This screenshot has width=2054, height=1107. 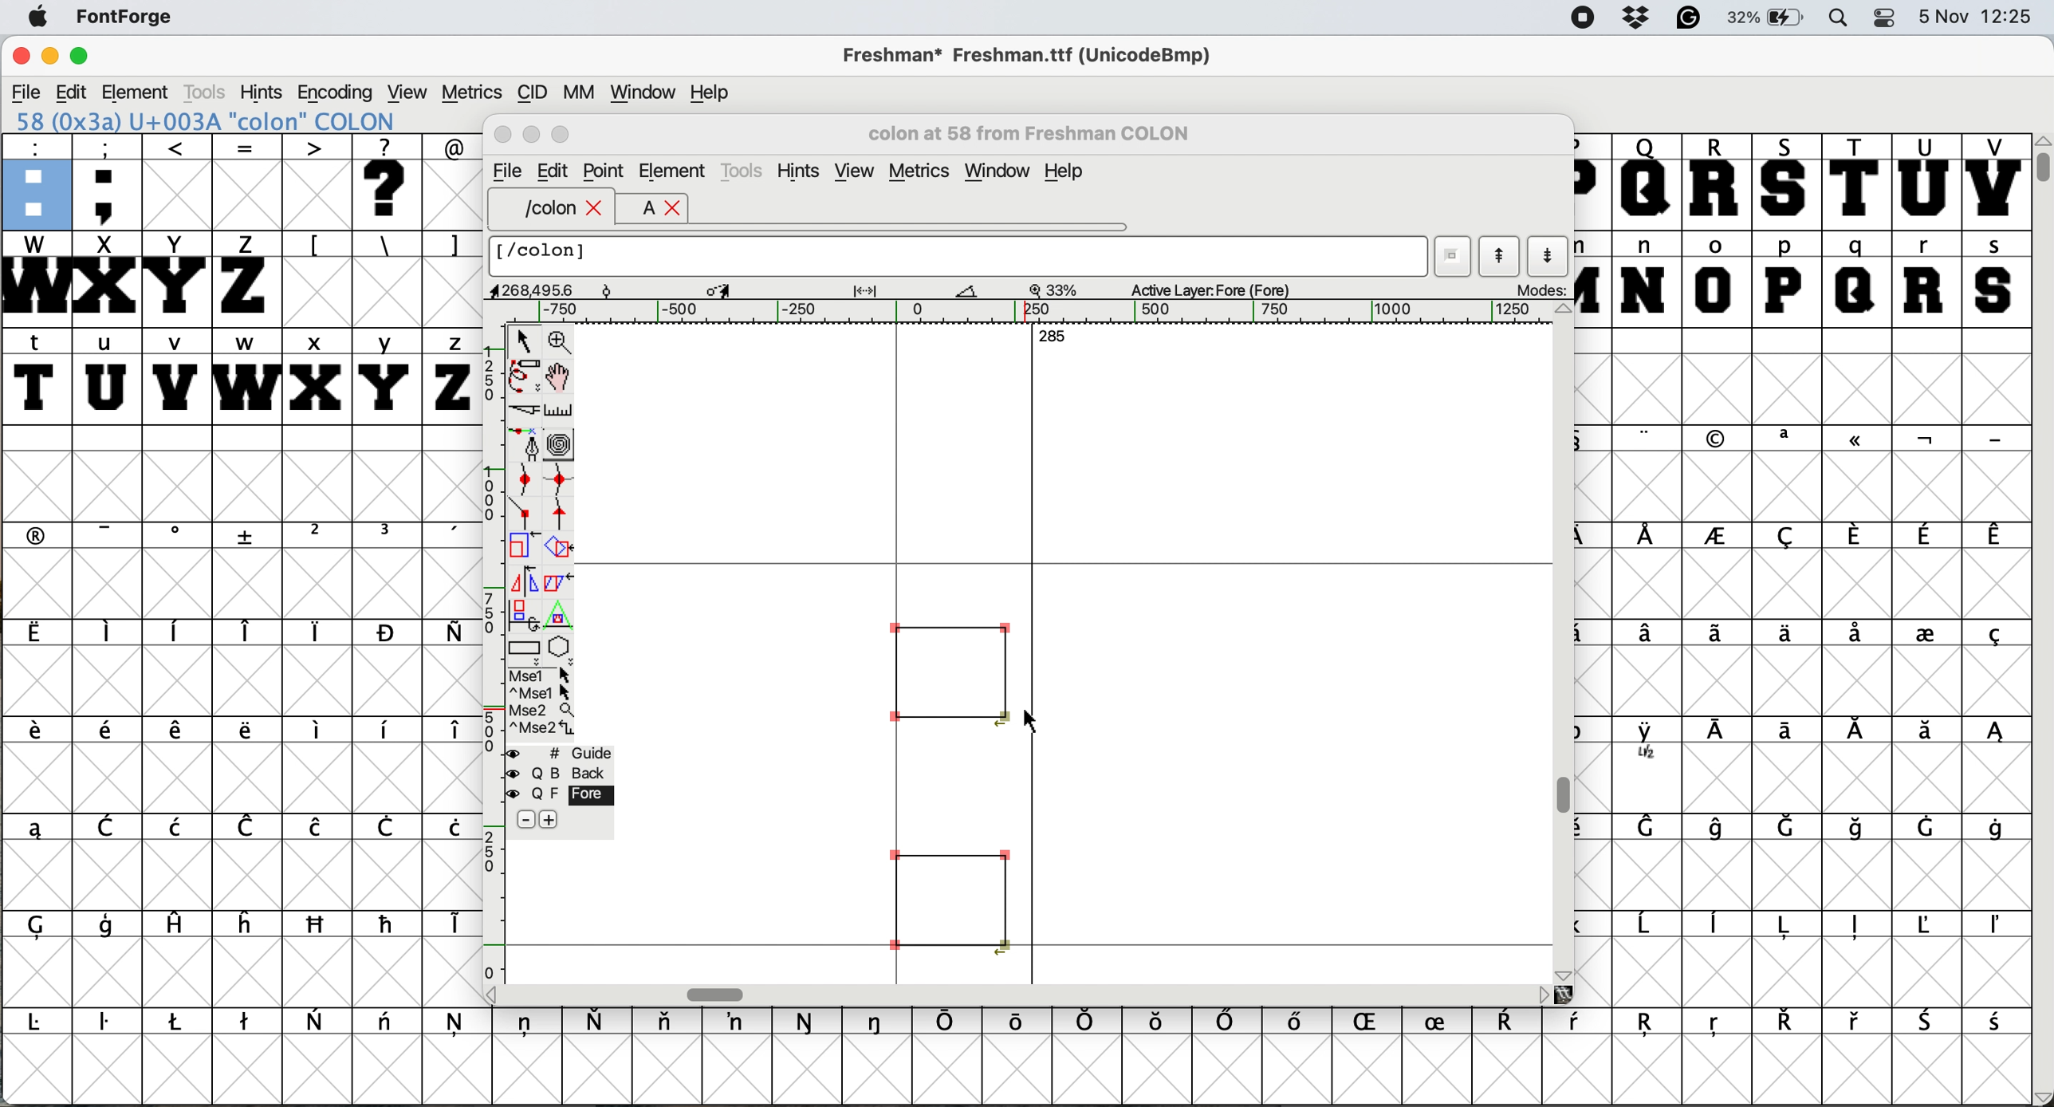 What do you see at coordinates (265, 92) in the screenshot?
I see `hints` at bounding box center [265, 92].